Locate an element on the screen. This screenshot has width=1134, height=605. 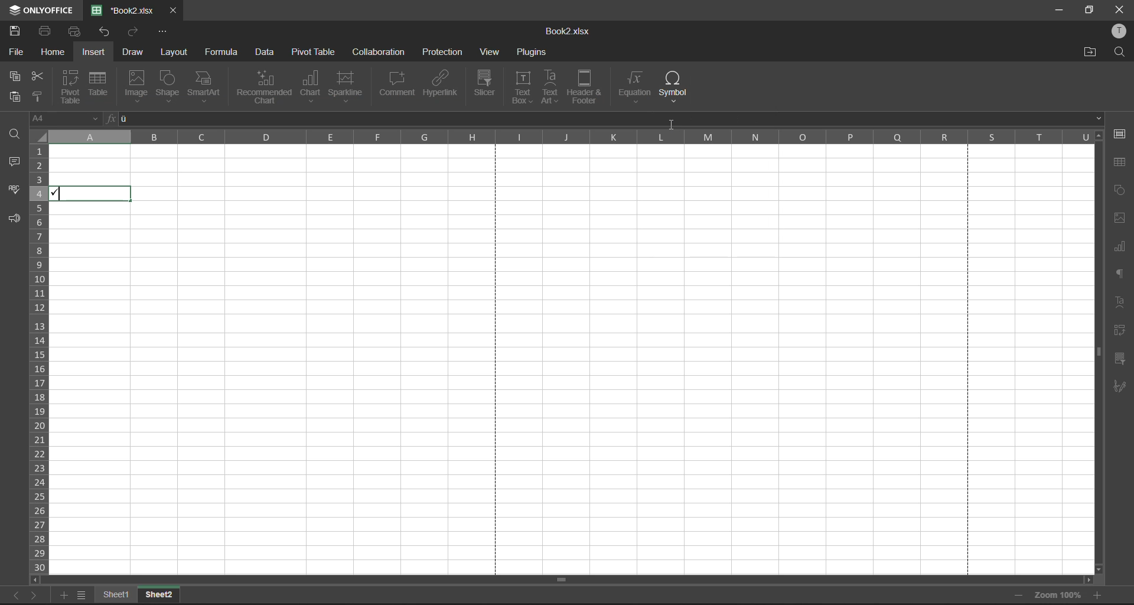
icon is located at coordinates (13, 11).